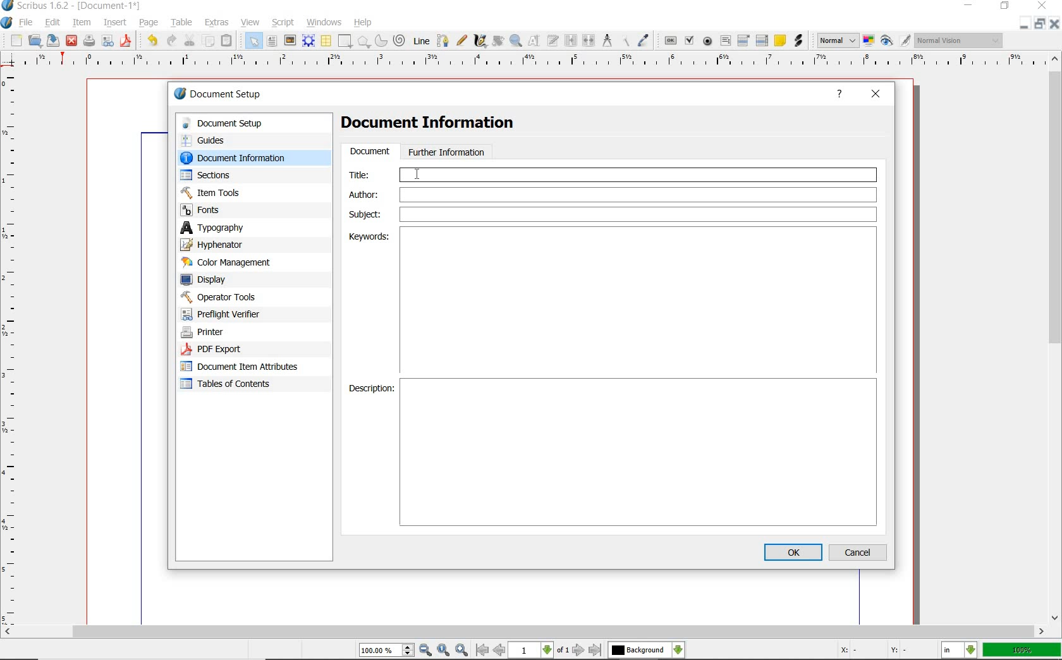 The height and width of the screenshot is (660, 1062). Describe the element at coordinates (589, 40) in the screenshot. I see `unlink text frames` at that location.